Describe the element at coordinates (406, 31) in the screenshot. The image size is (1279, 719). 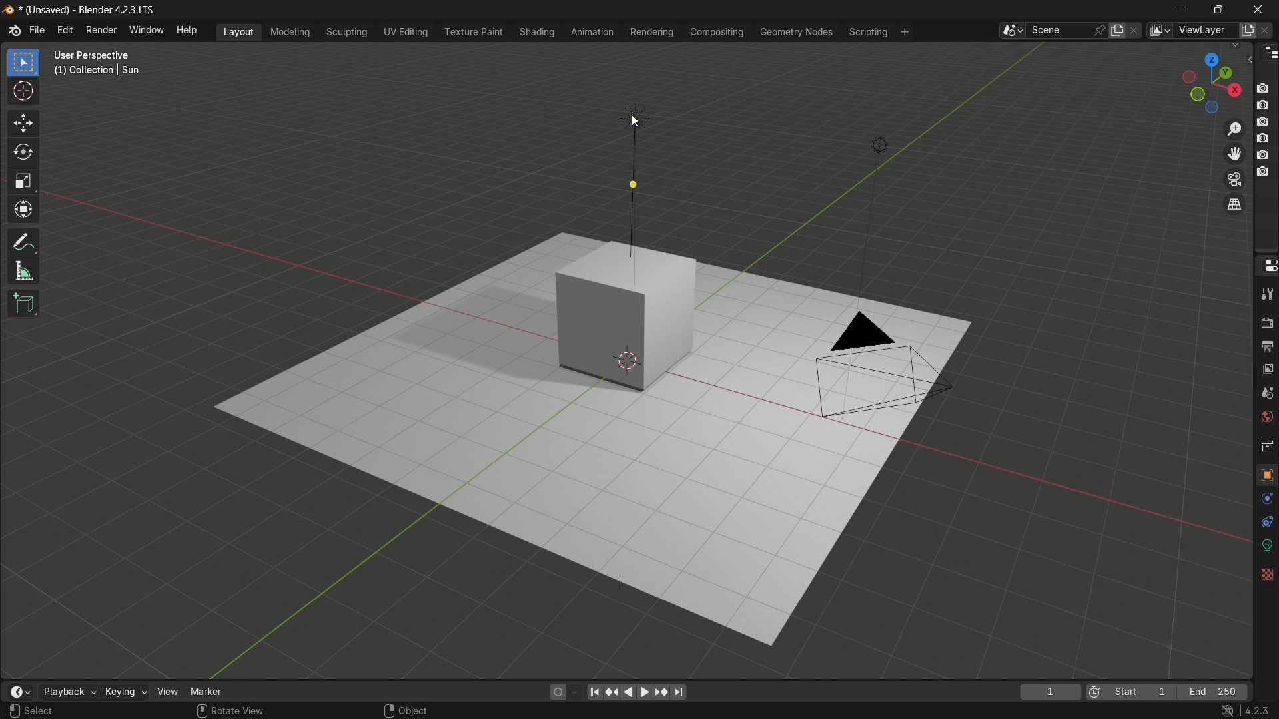
I see `uv editing` at that location.